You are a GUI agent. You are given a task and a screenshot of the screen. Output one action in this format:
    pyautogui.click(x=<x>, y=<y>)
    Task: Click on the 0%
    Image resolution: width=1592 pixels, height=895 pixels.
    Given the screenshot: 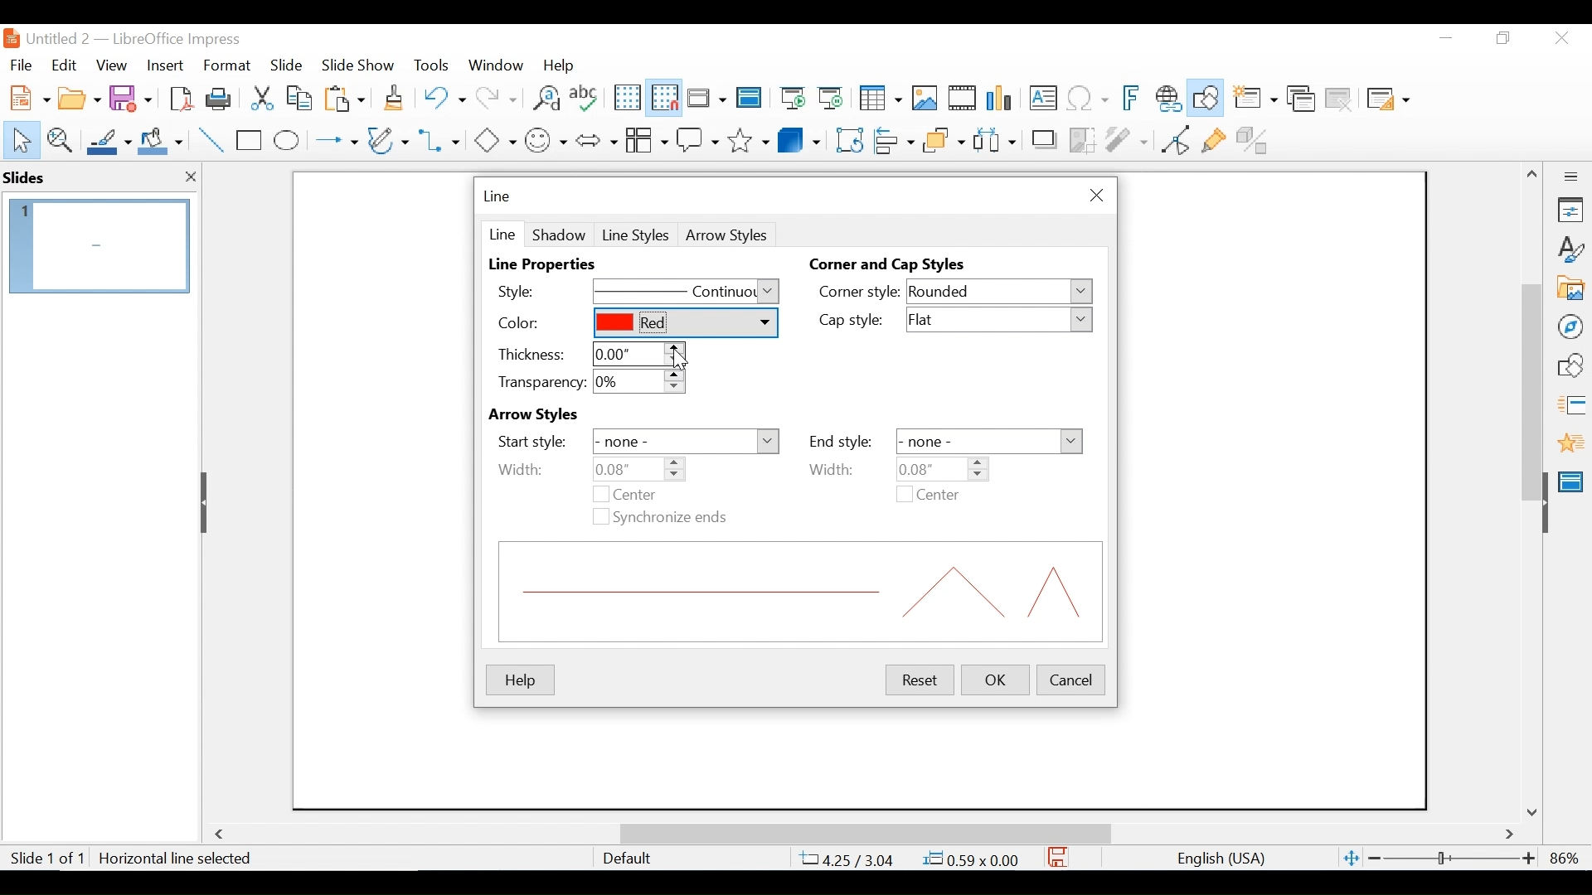 What is the action you would take?
    pyautogui.click(x=639, y=382)
    